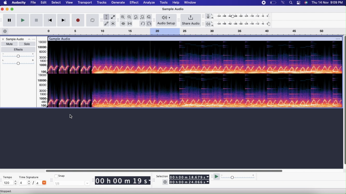 The width and height of the screenshot is (346, 194). Describe the element at coordinates (106, 24) in the screenshot. I see `Draw tool` at that location.